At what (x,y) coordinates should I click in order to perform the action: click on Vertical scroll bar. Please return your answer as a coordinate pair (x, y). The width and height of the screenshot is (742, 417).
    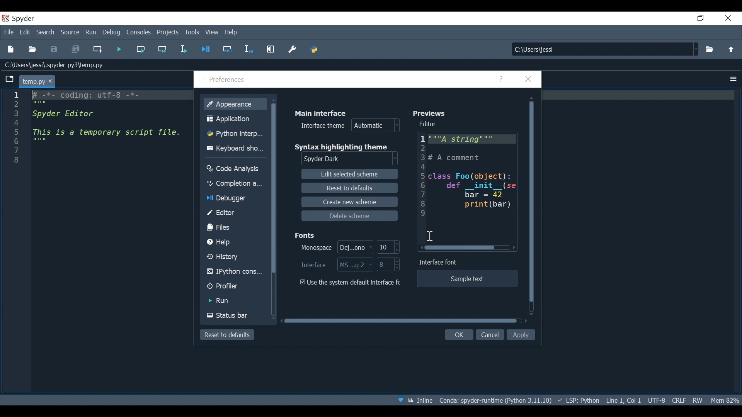
    Looking at the image, I should click on (276, 188).